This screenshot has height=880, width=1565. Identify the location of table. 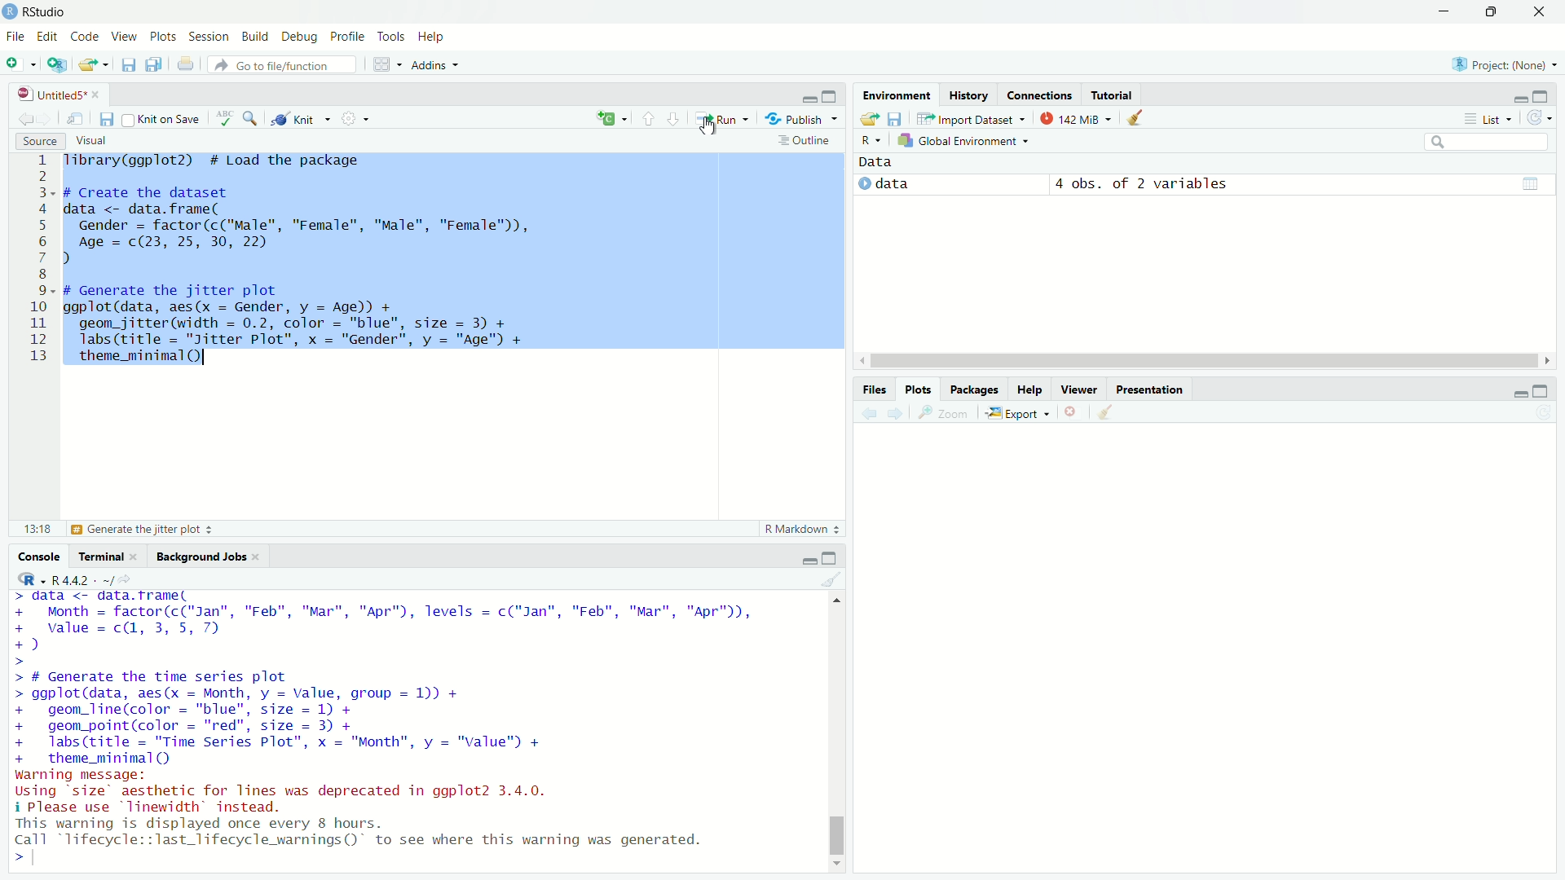
(1532, 183).